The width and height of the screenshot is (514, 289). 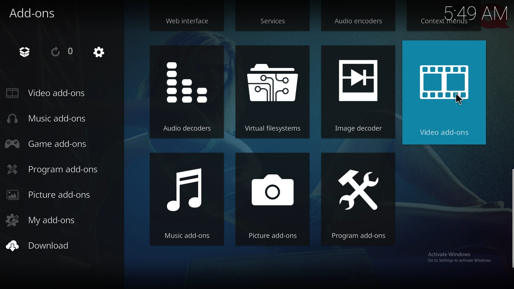 I want to click on program add ons, so click(x=359, y=200).